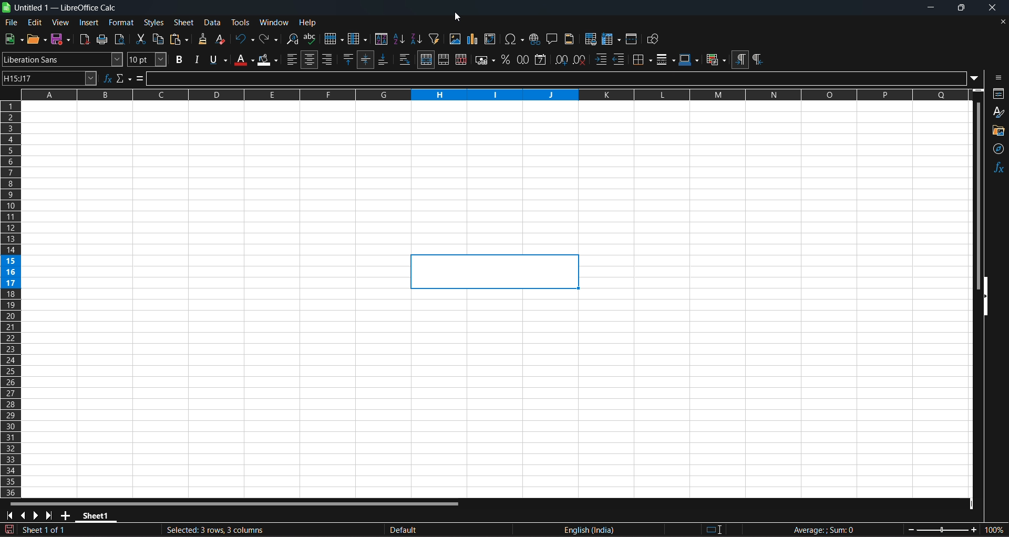  What do you see at coordinates (291, 38) in the screenshot?
I see `find and replace` at bounding box center [291, 38].